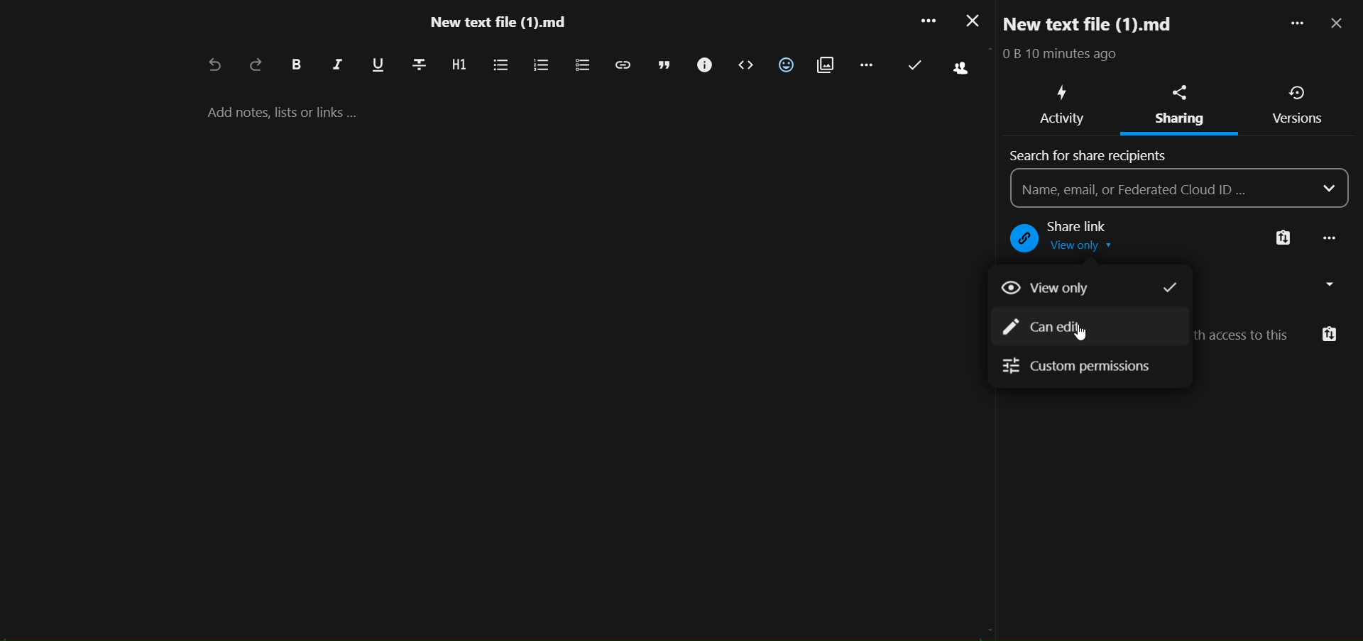 The image size is (1363, 641). Describe the element at coordinates (1177, 120) in the screenshot. I see `sharing` at that location.